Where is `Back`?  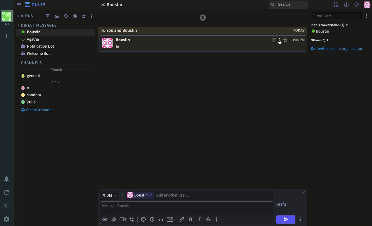
Back is located at coordinates (7, 205).